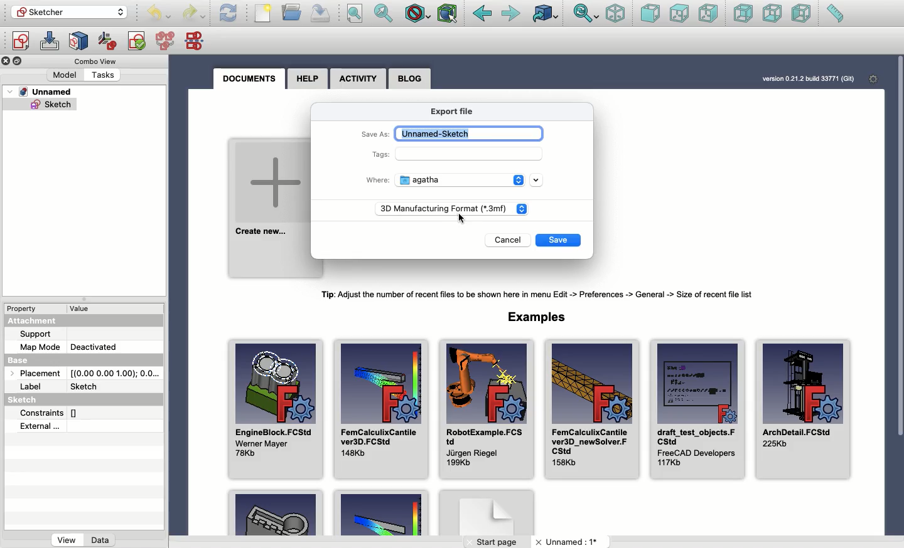  I want to click on Documents, so click(248, 78).